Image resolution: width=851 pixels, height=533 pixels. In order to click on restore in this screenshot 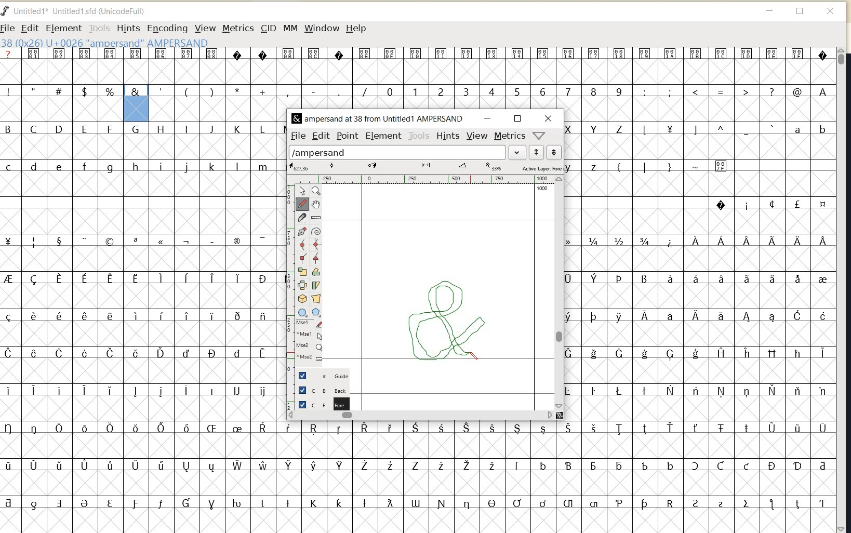, I will do `click(800, 11)`.